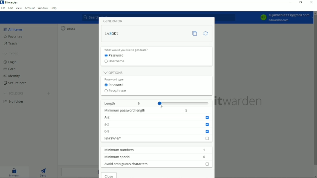  What do you see at coordinates (116, 79) in the screenshot?
I see `Password type` at bounding box center [116, 79].